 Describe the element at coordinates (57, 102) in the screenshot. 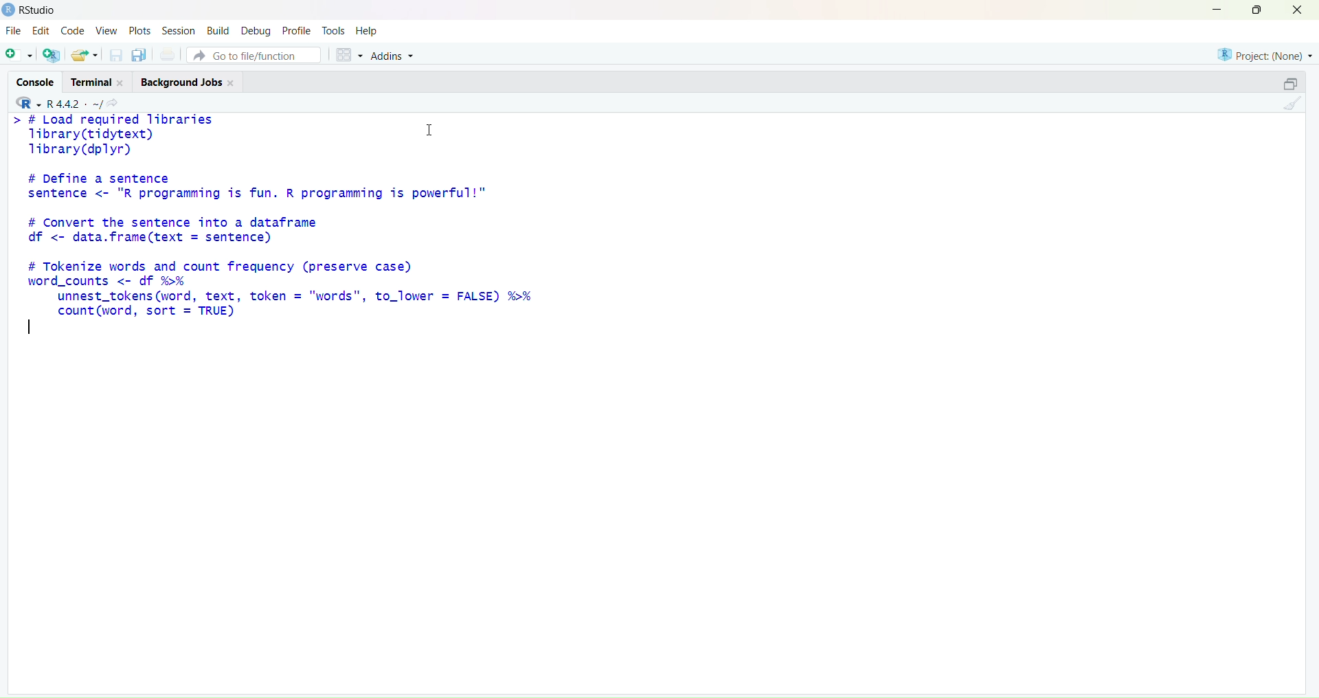

I see `R 4.4.2` at that location.